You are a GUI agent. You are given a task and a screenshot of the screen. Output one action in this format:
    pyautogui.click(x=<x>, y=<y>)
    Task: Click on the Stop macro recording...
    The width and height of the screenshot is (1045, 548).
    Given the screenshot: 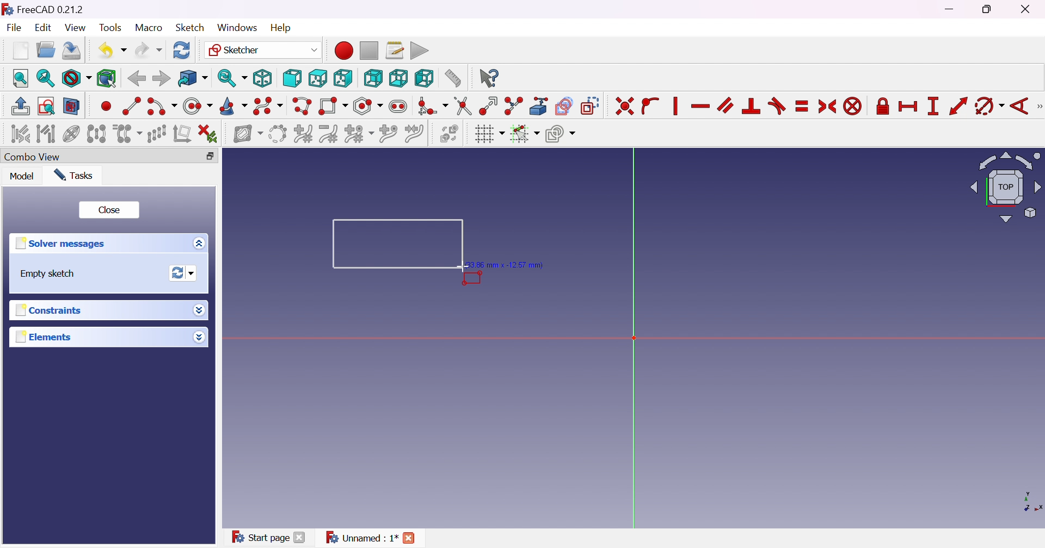 What is the action you would take?
    pyautogui.click(x=370, y=50)
    